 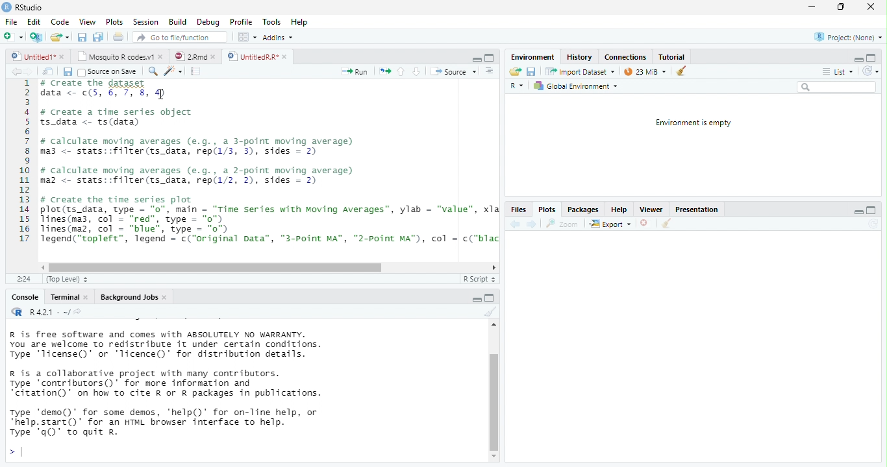 What do you see at coordinates (49, 71) in the screenshot?
I see `show in window` at bounding box center [49, 71].